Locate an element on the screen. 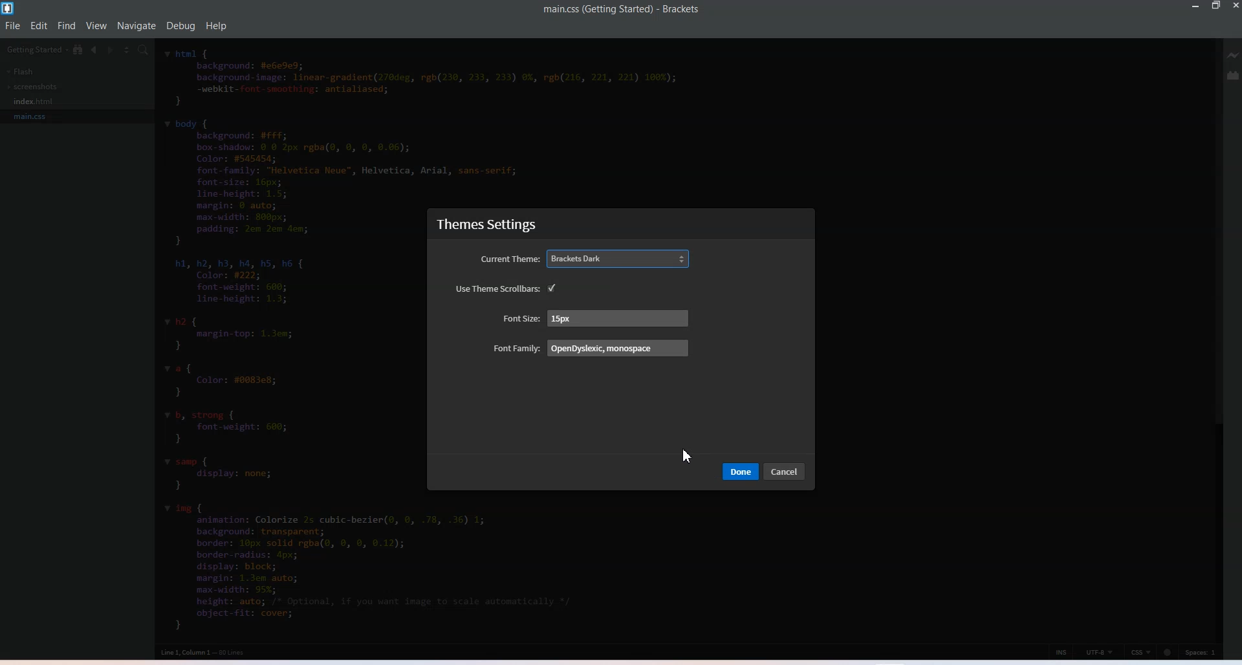 The height and width of the screenshot is (665, 1242). Spaces 1 is located at coordinates (1199, 653).